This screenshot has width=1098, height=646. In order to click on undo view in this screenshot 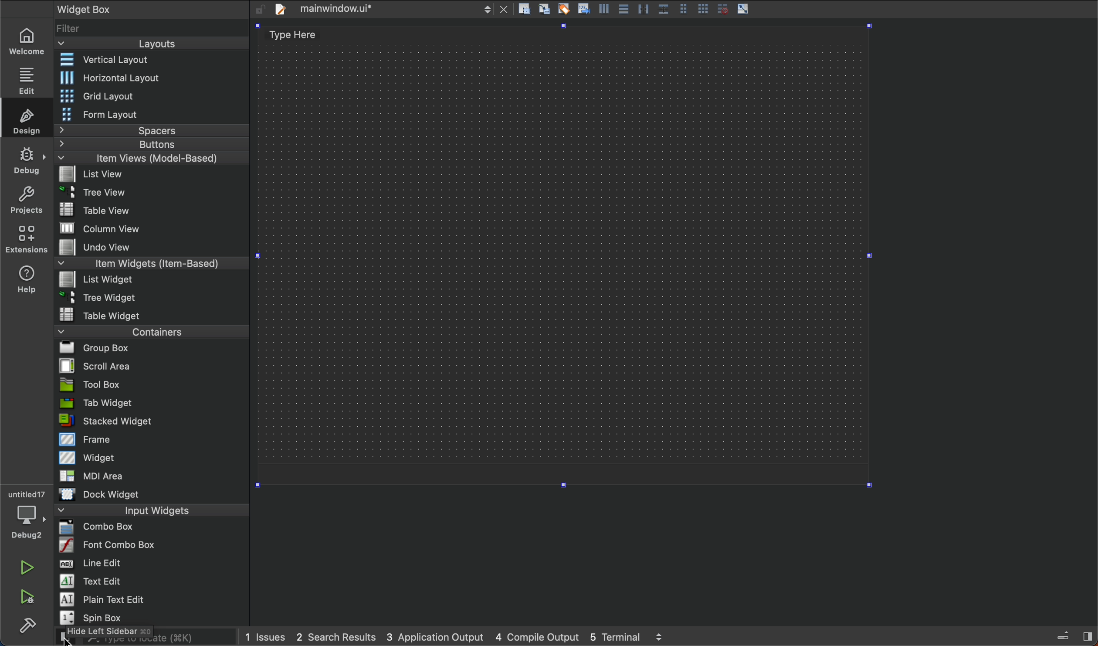, I will do `click(102, 245)`.